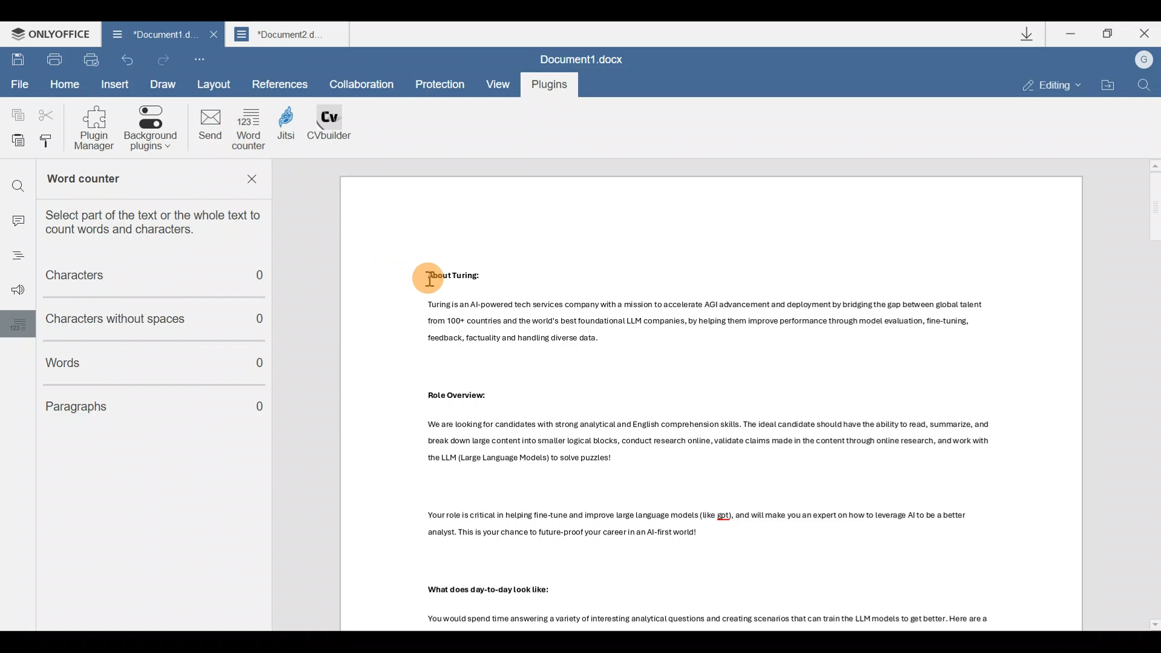 This screenshot has width=1161, height=653. What do you see at coordinates (366, 85) in the screenshot?
I see `Collaboration` at bounding box center [366, 85].